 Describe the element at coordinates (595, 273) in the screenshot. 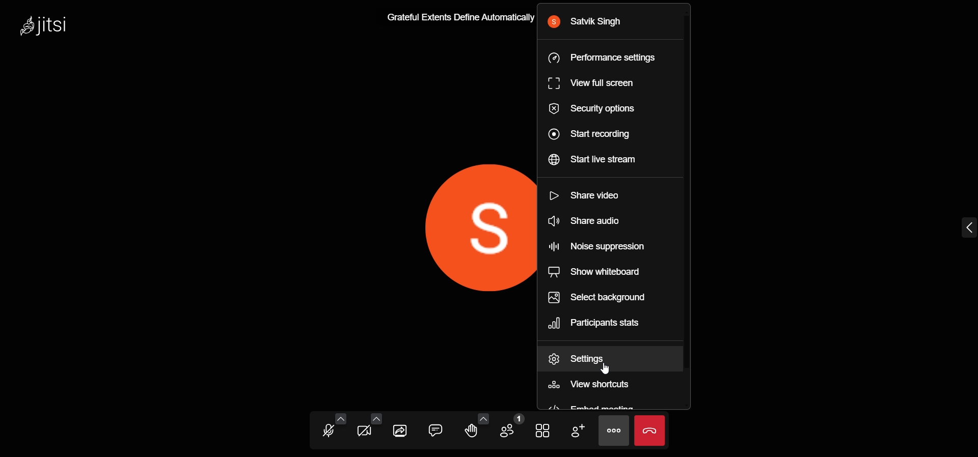

I see `show whiteboard` at that location.